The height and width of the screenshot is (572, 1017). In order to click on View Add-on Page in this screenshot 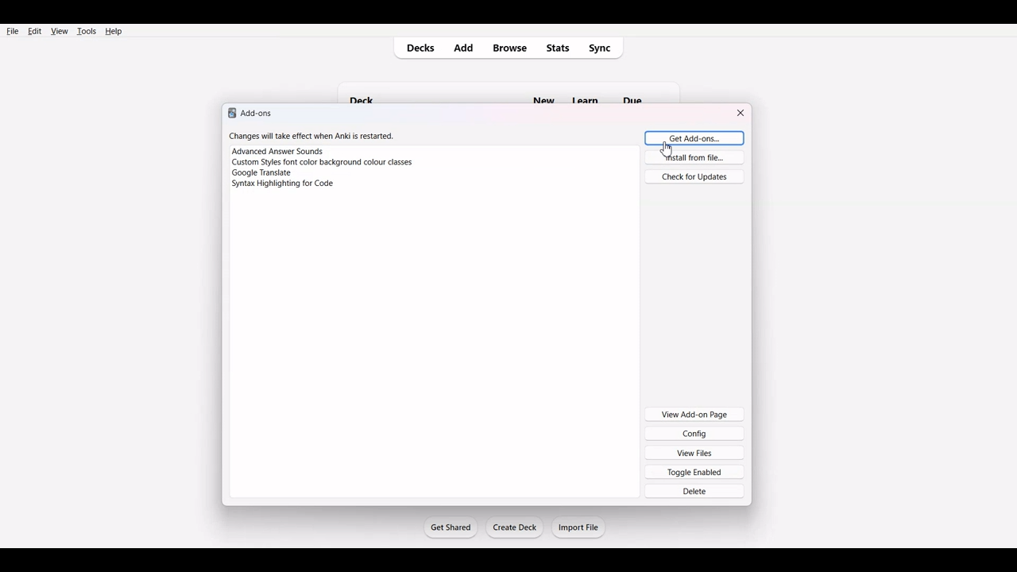, I will do `click(694, 413)`.